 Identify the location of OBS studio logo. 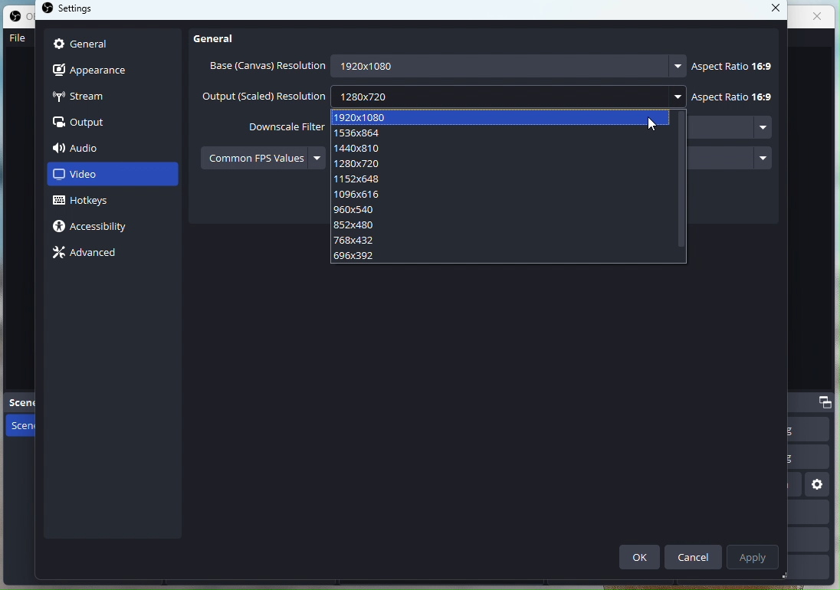
(48, 10).